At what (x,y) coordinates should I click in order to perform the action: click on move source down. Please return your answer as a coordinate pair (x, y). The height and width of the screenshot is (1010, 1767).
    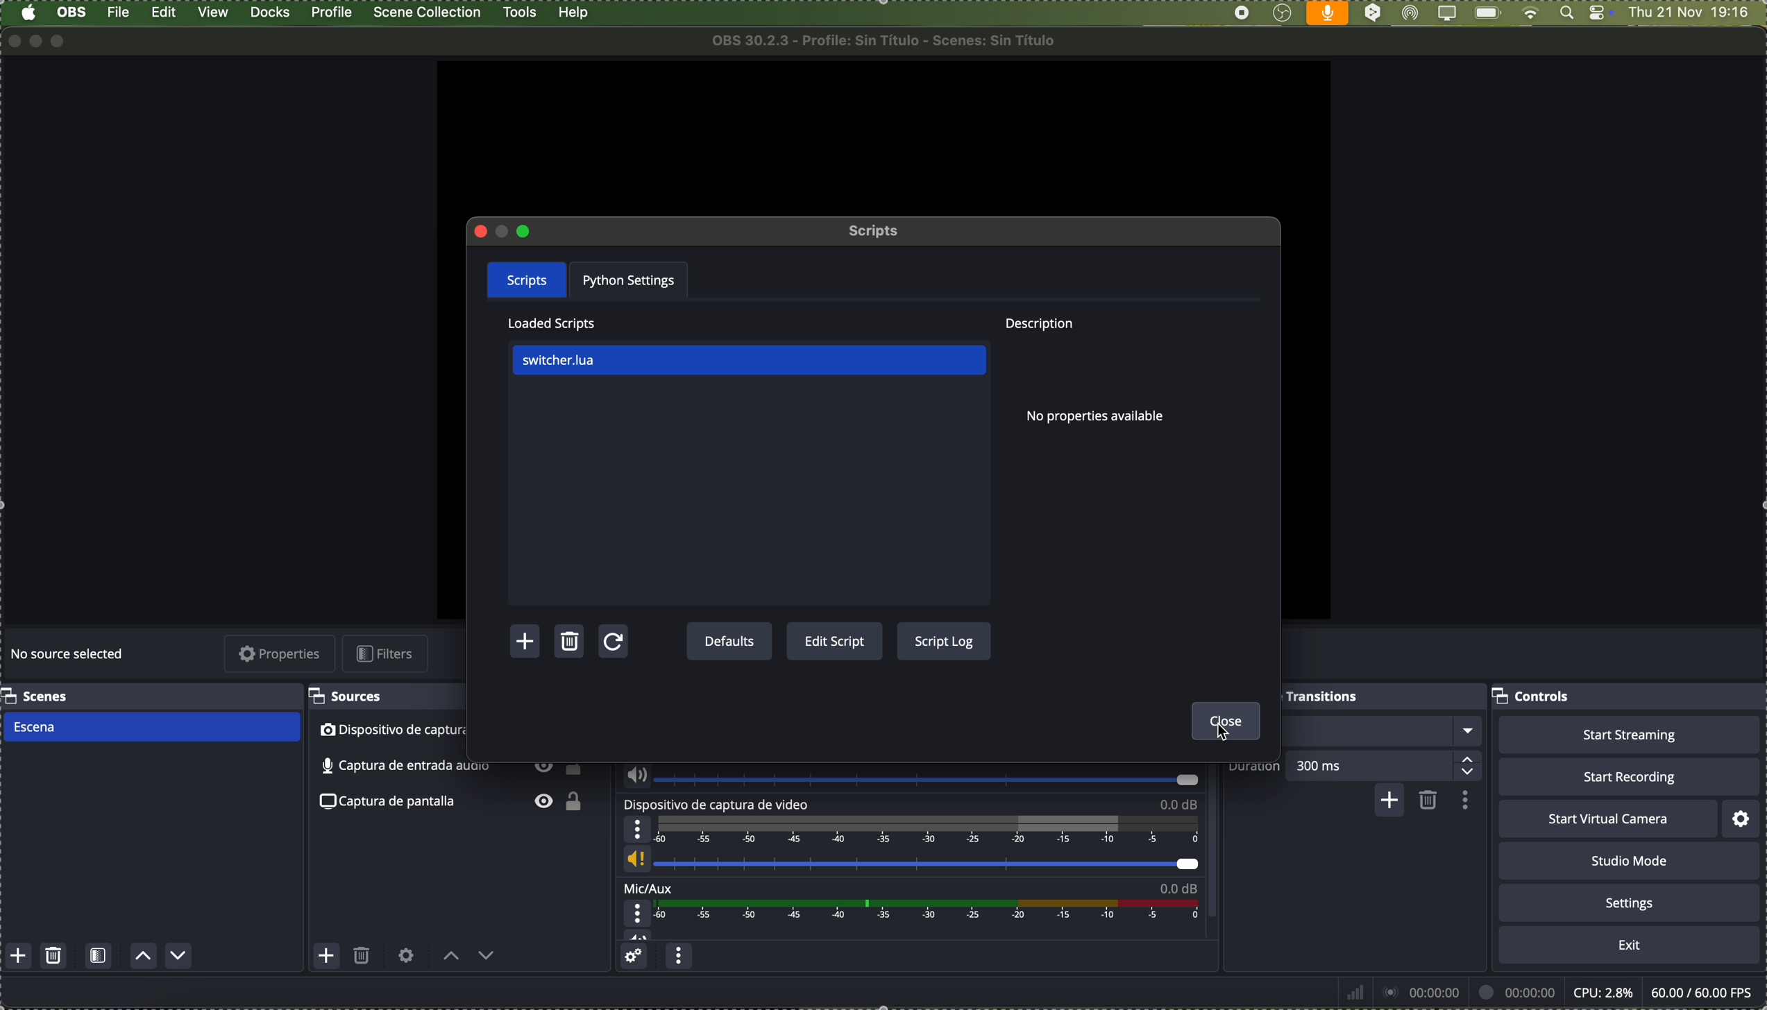
    Looking at the image, I should click on (484, 959).